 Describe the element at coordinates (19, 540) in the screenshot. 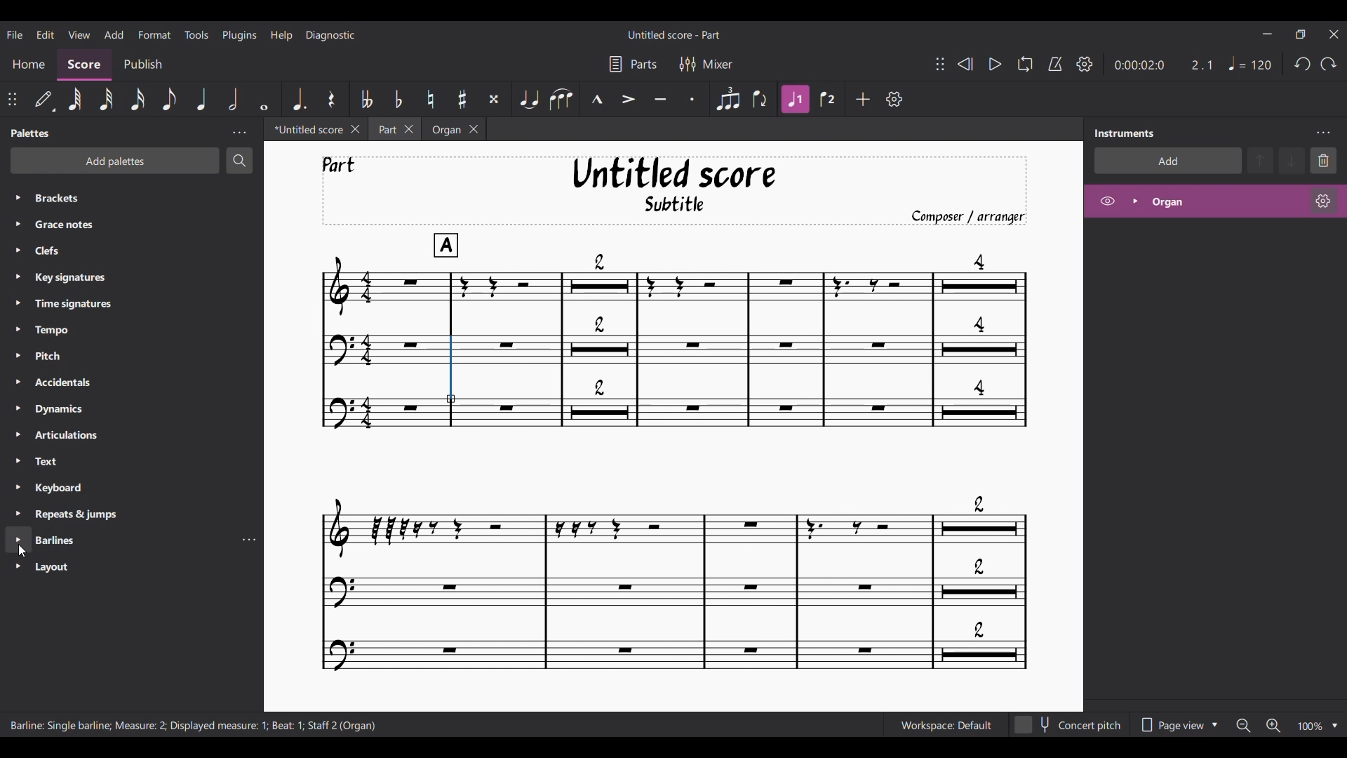

I see `Cursor selection highlighted` at that location.